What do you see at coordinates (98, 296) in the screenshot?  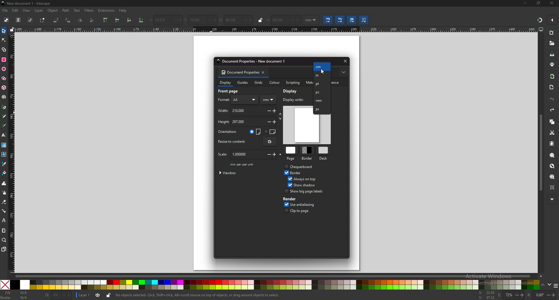 I see `current layer visibility` at bounding box center [98, 296].